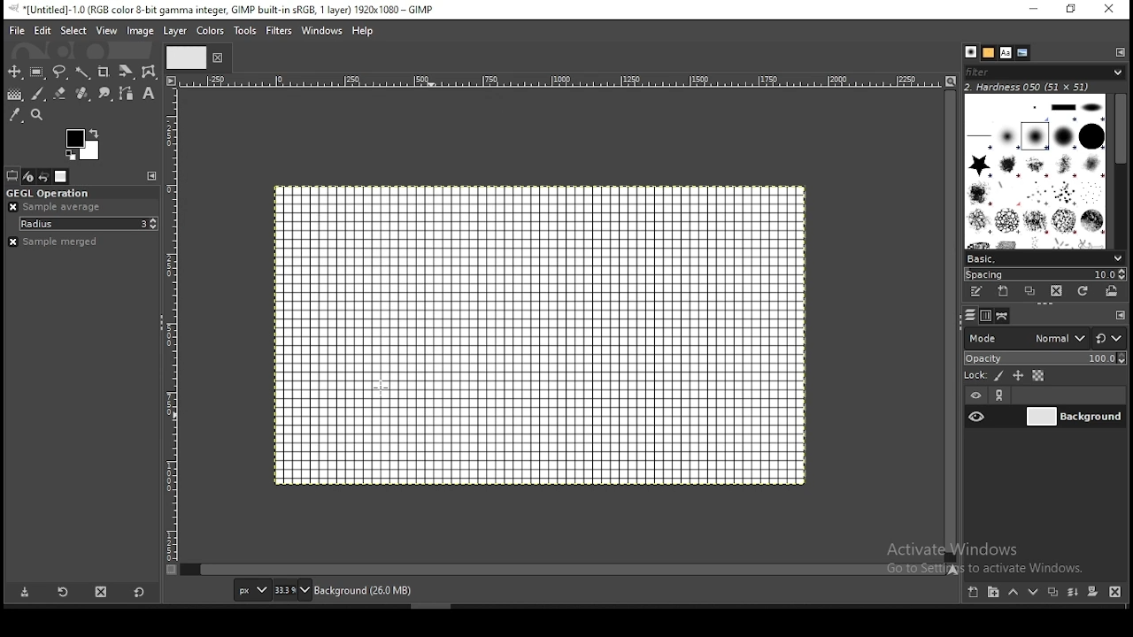  I want to click on *[untitled]-1.0 (rgb color 8-bit gamma integer, gimp built-in sRGB, 1 layer) 1920x1080 - gimp, so click(226, 10).